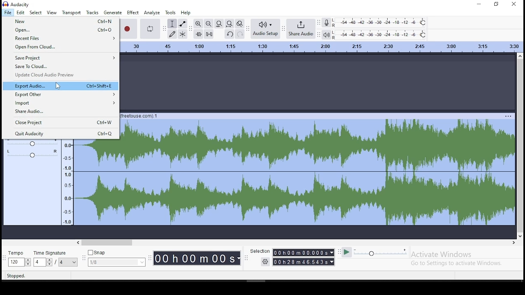  I want to click on scroll bar, so click(520, 145).